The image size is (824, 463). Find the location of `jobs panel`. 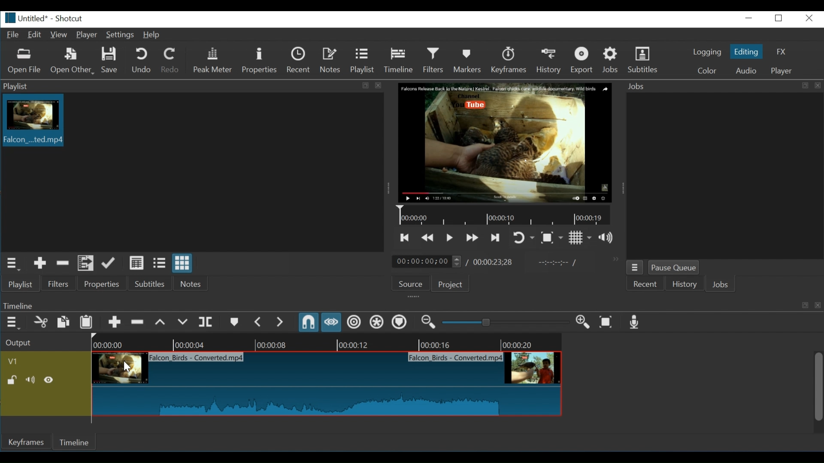

jobs panel is located at coordinates (724, 174).